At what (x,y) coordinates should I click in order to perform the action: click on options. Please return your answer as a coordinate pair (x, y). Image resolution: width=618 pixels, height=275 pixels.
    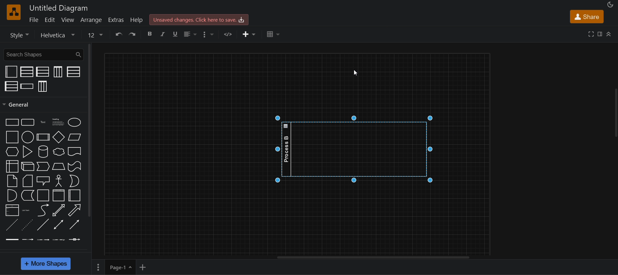
    Looking at the image, I should click on (97, 267).